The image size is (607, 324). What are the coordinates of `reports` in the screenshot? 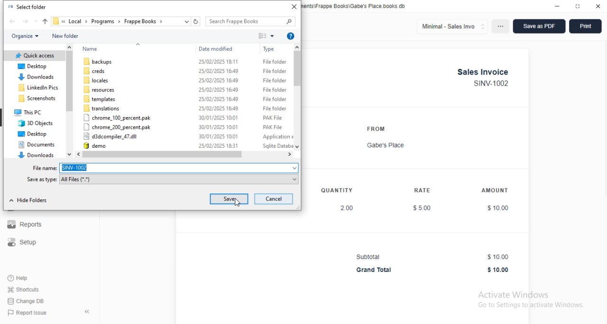 It's located at (24, 225).